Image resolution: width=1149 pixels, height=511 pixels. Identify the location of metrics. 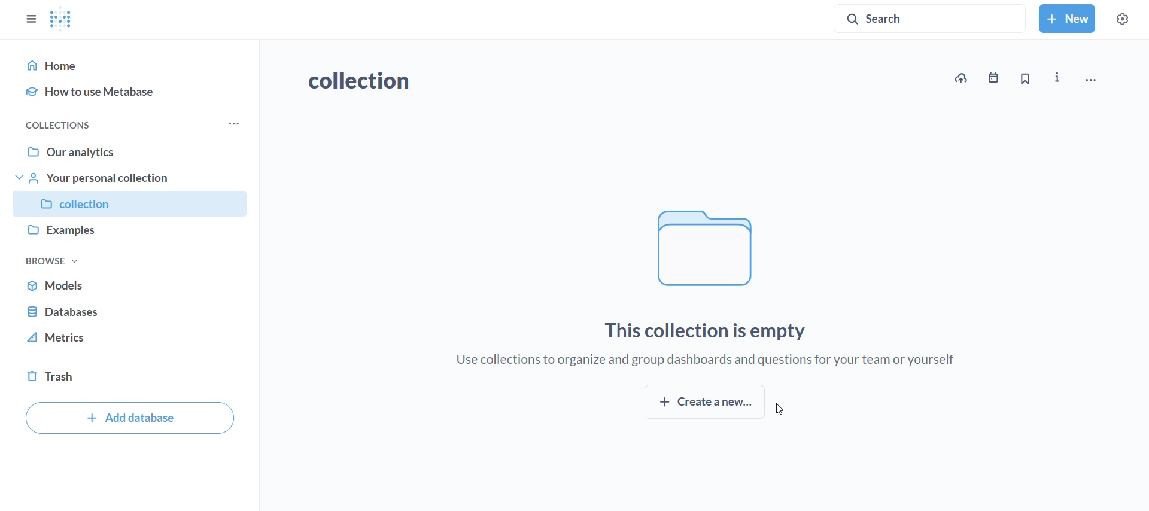
(129, 337).